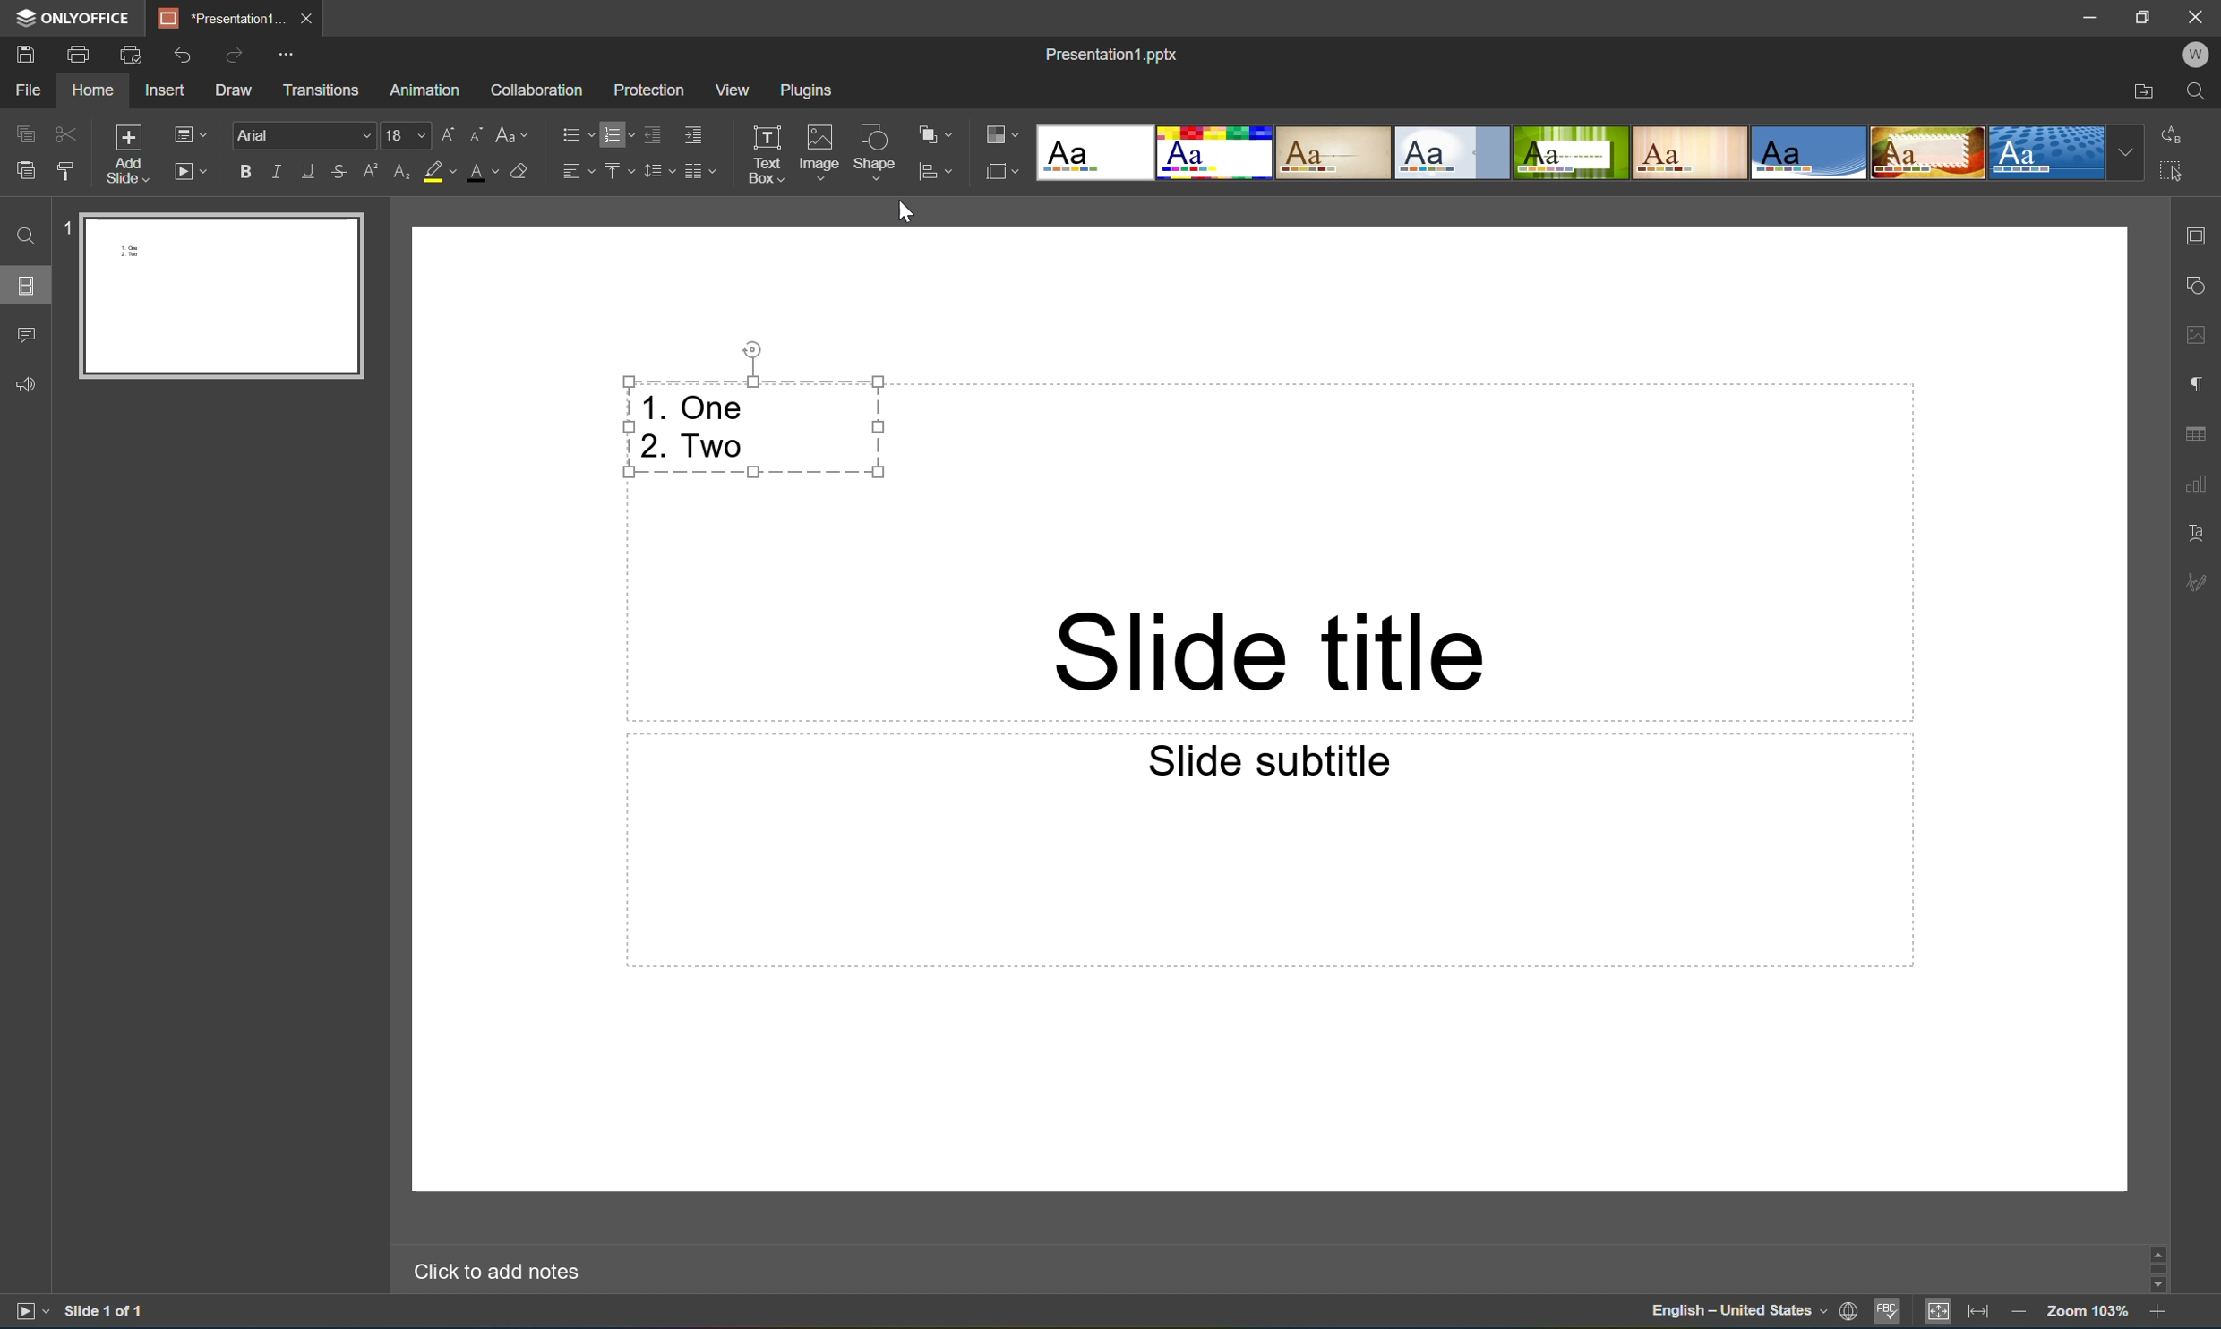 The height and width of the screenshot is (1329, 2221). Describe the element at coordinates (939, 174) in the screenshot. I see `Align shape` at that location.